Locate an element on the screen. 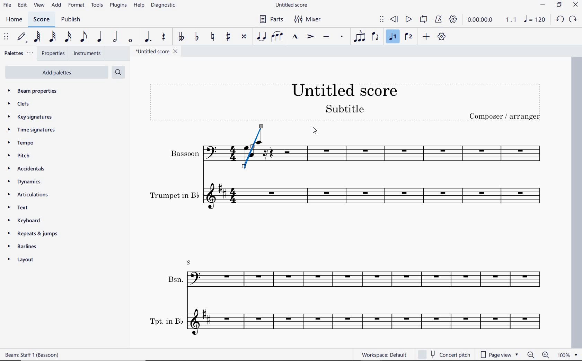 The image size is (582, 361). redo is located at coordinates (573, 20).